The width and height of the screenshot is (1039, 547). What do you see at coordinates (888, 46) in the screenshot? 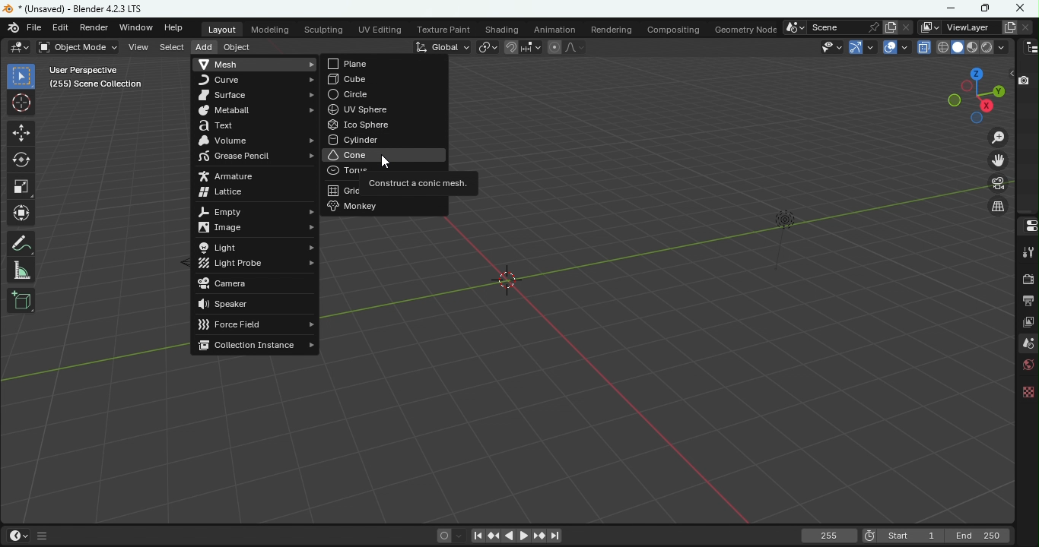
I see `Show overlays` at bounding box center [888, 46].